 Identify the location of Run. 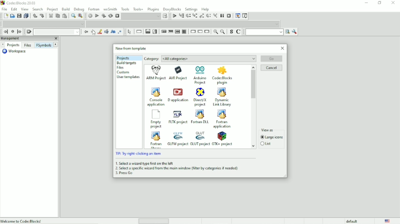
(97, 15).